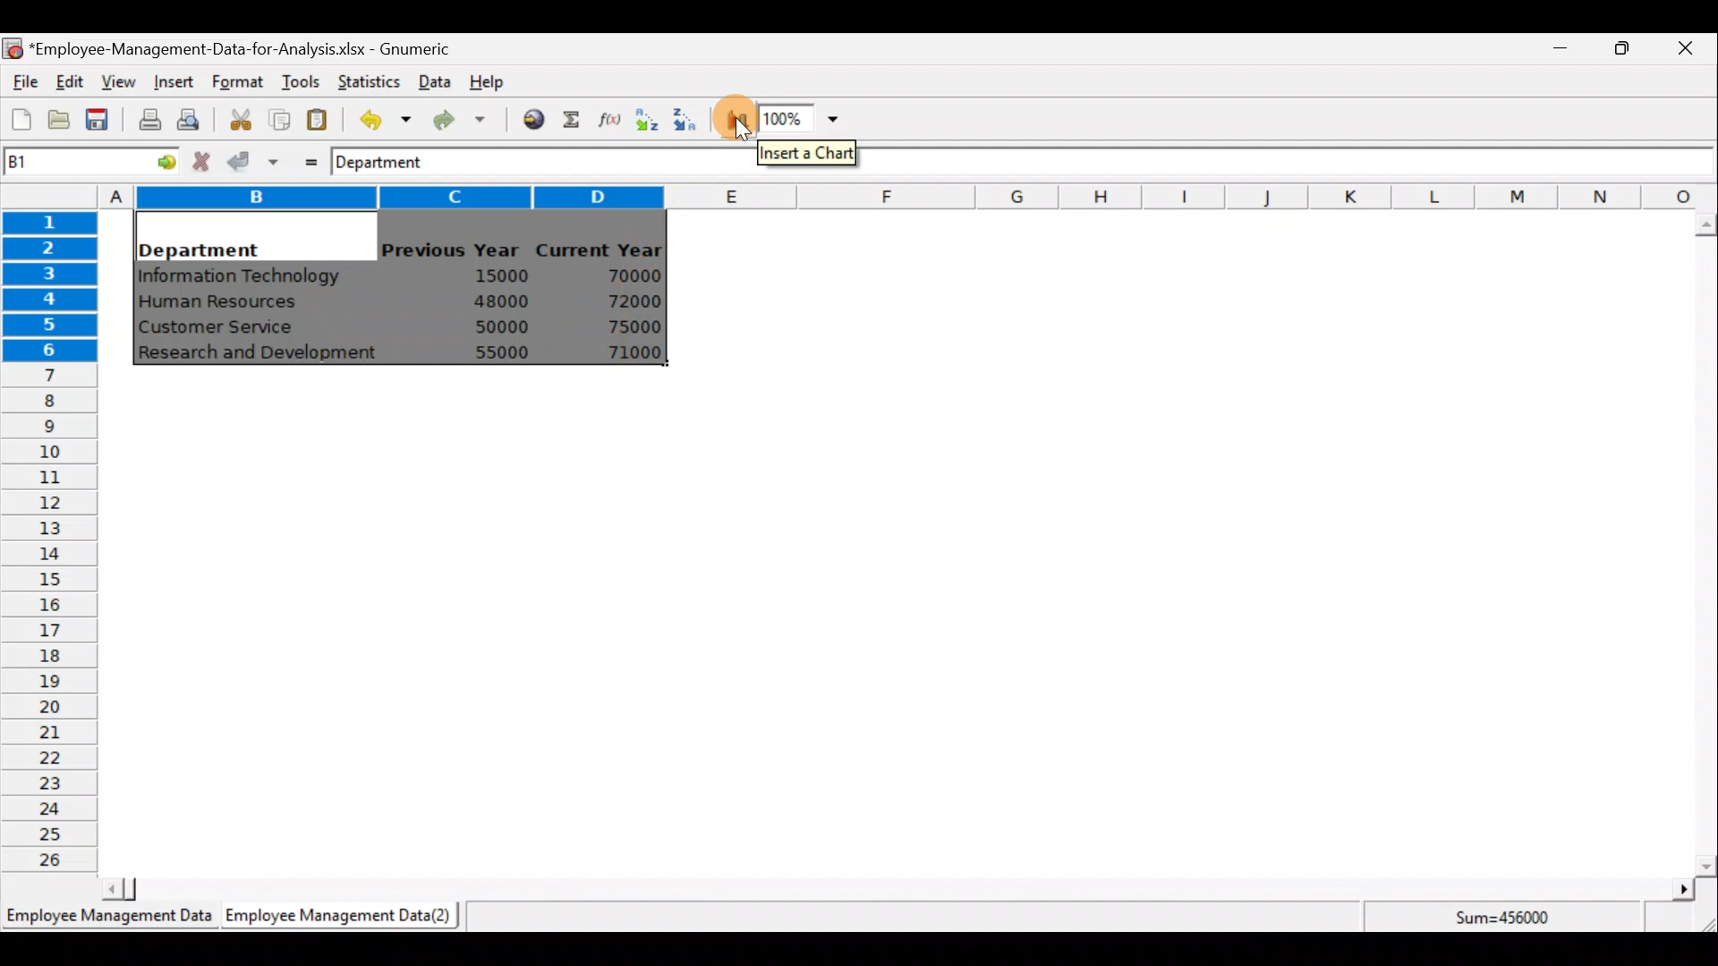  What do you see at coordinates (1512, 920) in the screenshot?
I see `Sum=456000` at bounding box center [1512, 920].